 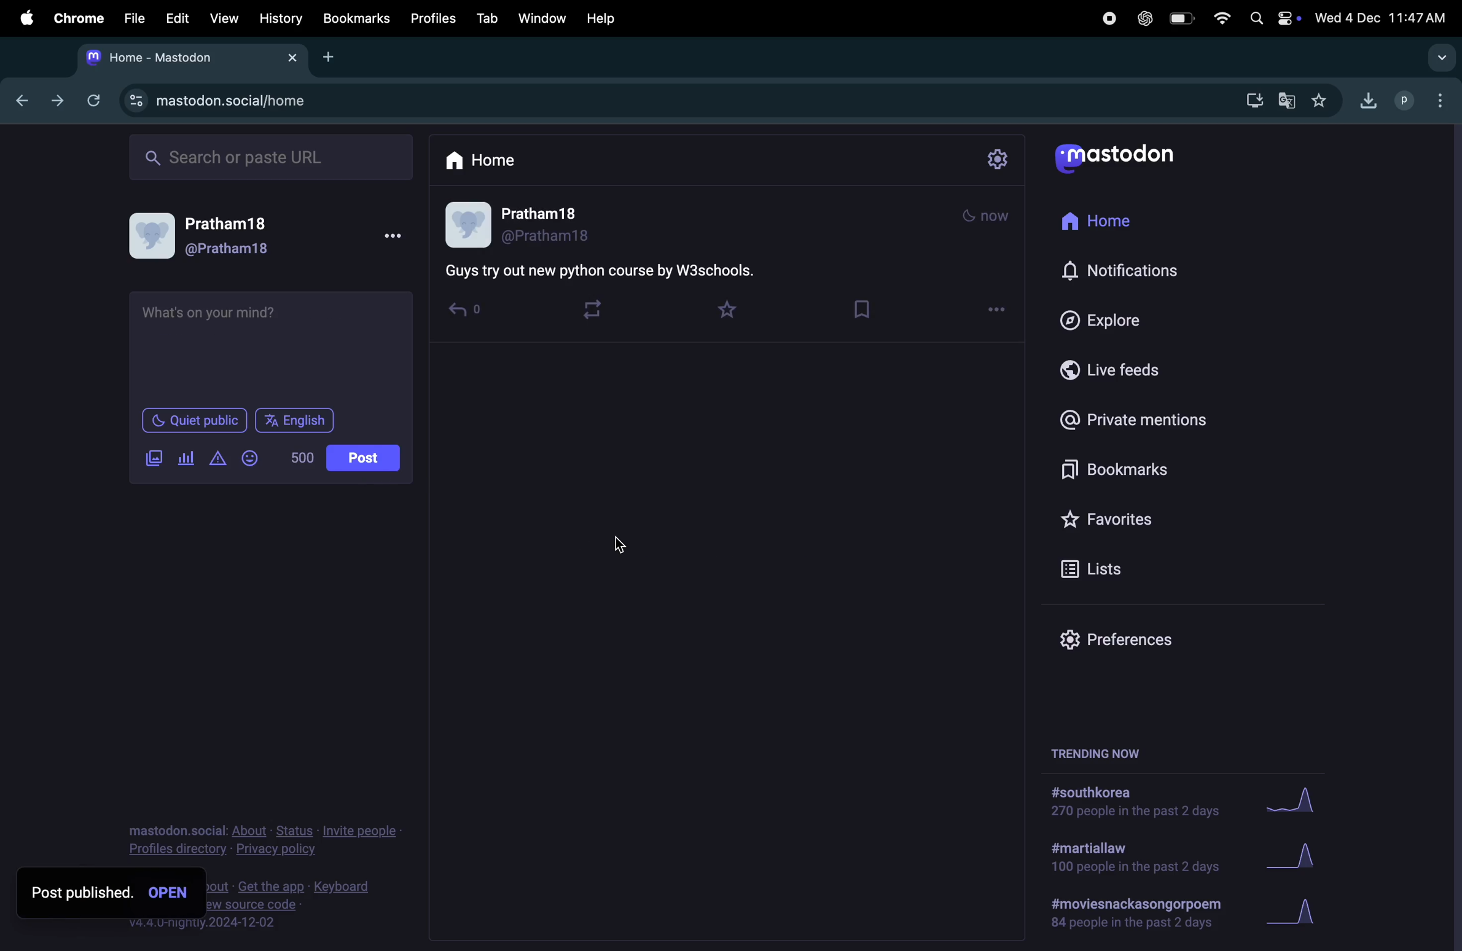 I want to click on wifi, so click(x=1220, y=17).